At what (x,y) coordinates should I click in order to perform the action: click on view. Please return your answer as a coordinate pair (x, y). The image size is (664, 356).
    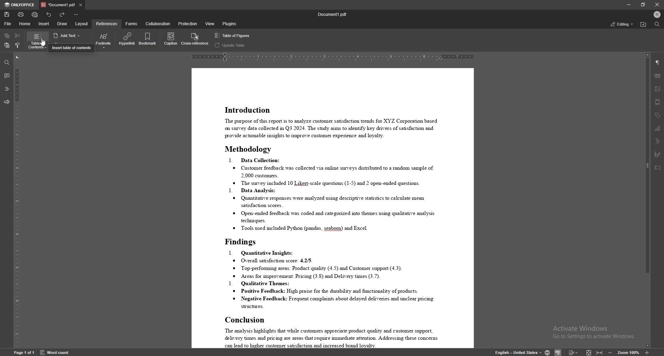
    Looking at the image, I should click on (210, 24).